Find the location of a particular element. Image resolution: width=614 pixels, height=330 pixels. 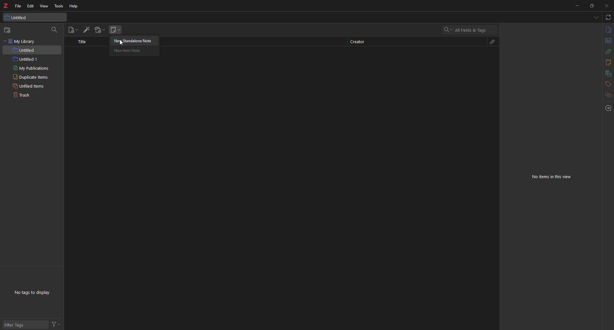

duplicate is located at coordinates (30, 77).